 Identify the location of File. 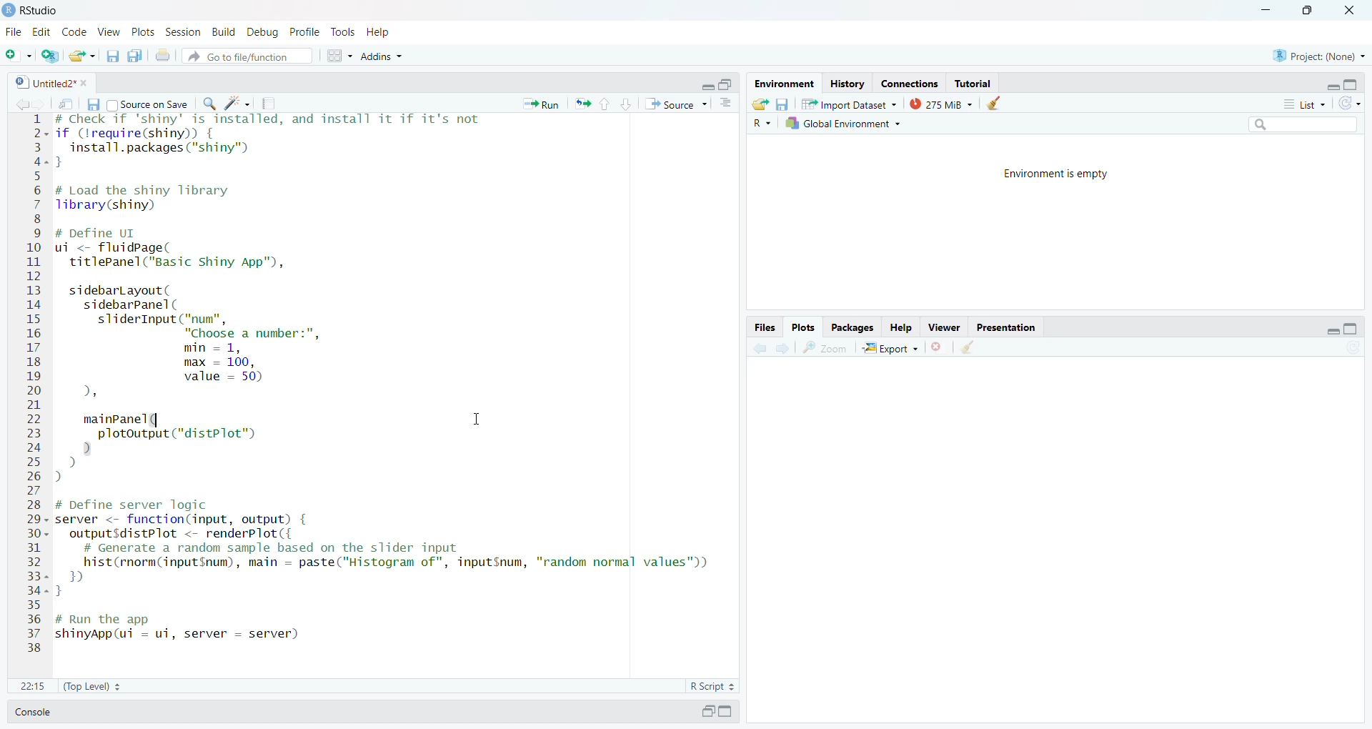
(14, 31).